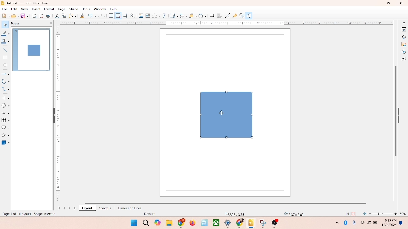  Describe the element at coordinates (5, 57) in the screenshot. I see `rectangle` at that location.